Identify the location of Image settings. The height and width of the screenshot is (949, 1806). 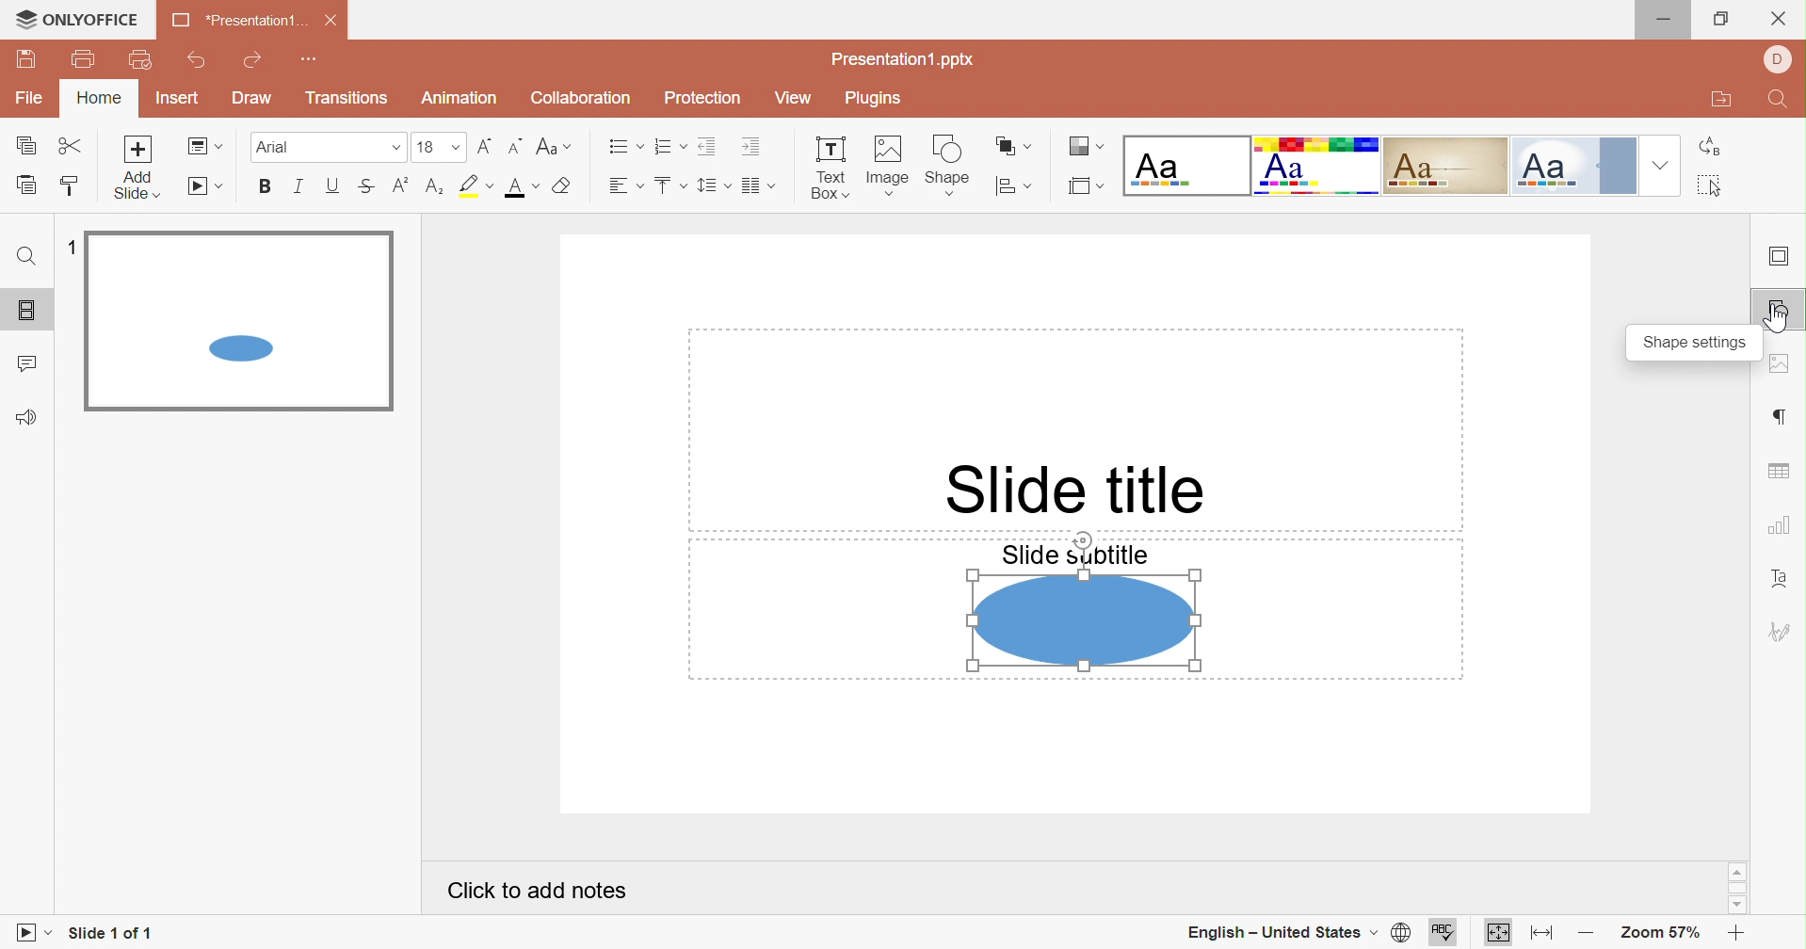
(1782, 364).